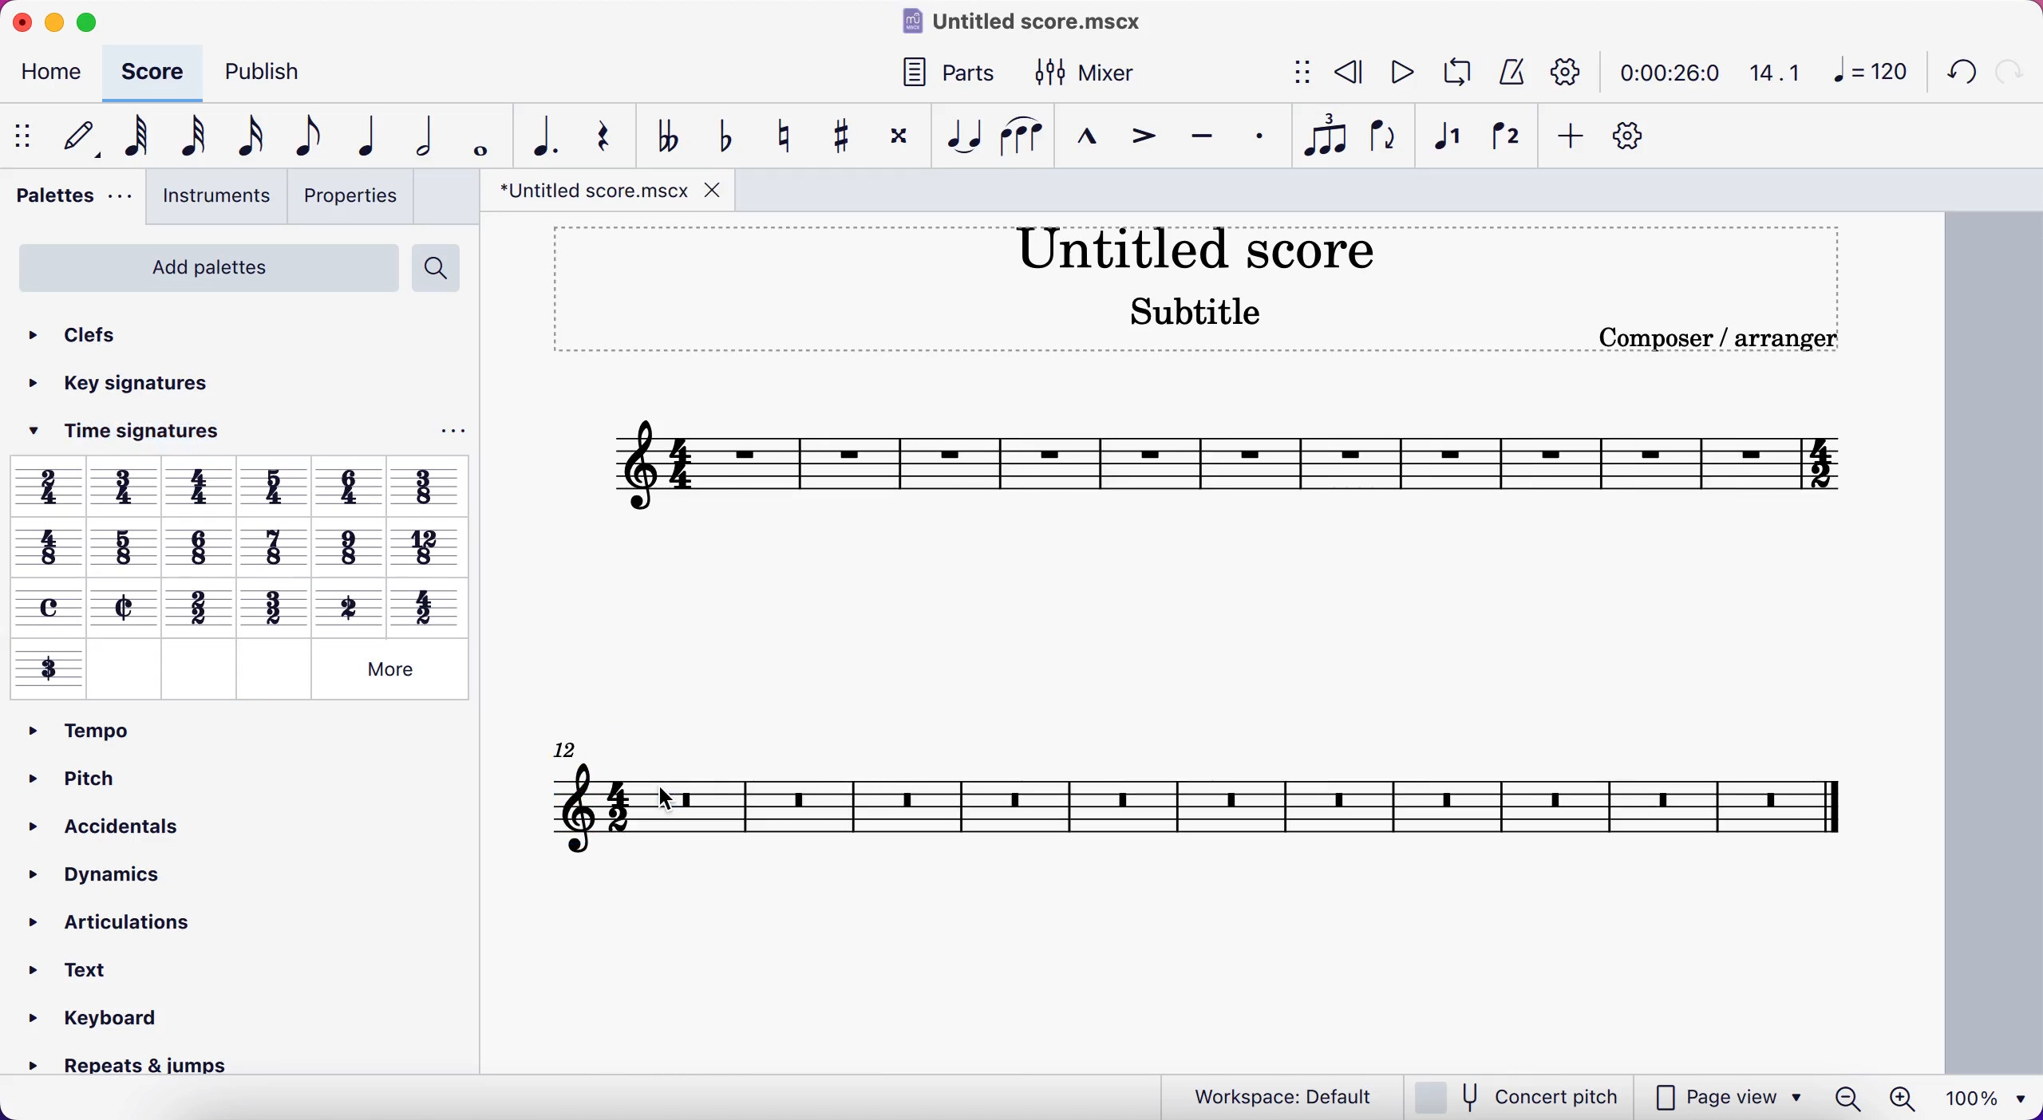 The image size is (2043, 1120). I want to click on , so click(47, 546).